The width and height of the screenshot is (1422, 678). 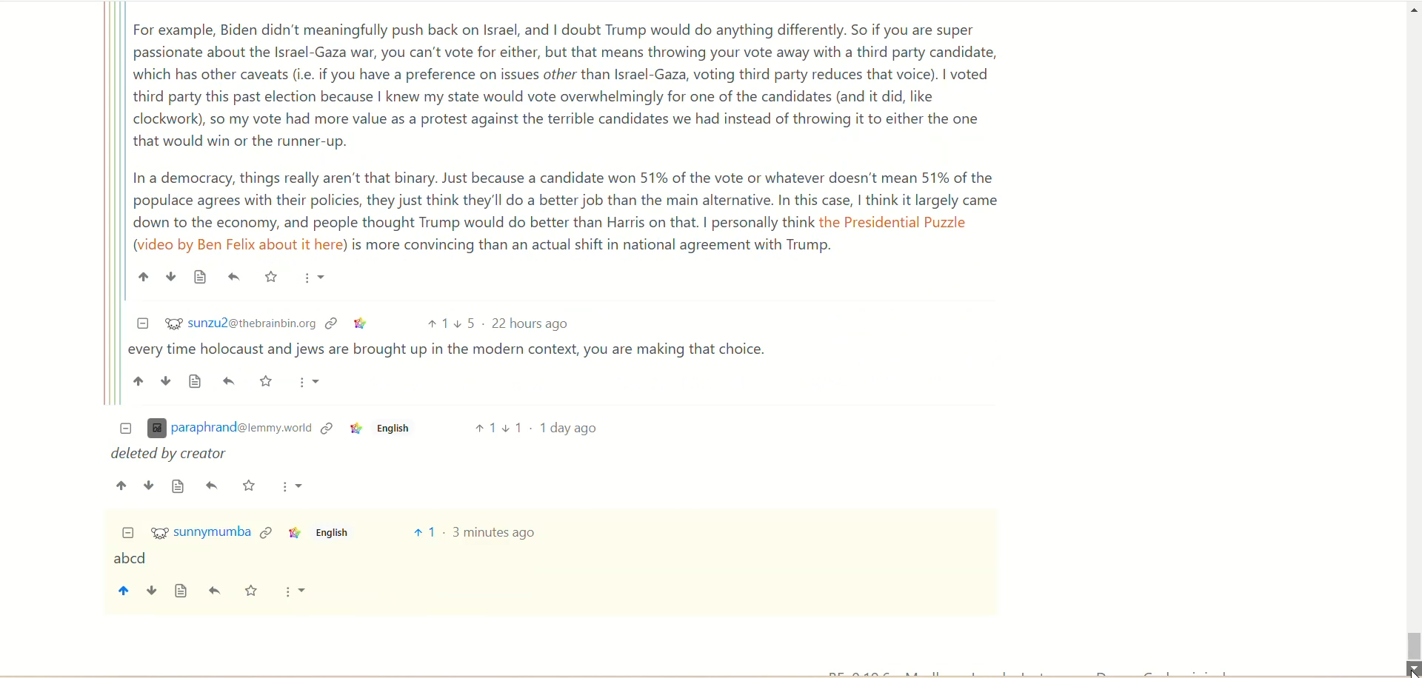 What do you see at coordinates (295, 534) in the screenshot?
I see `Link` at bounding box center [295, 534].